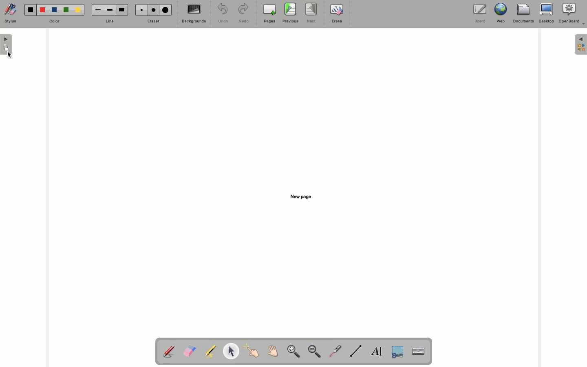 The width and height of the screenshot is (587, 367). What do you see at coordinates (189, 351) in the screenshot?
I see `Erase annotation` at bounding box center [189, 351].